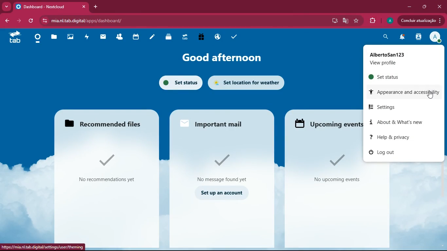 The height and width of the screenshot is (251, 447). What do you see at coordinates (214, 124) in the screenshot?
I see `mail` at bounding box center [214, 124].